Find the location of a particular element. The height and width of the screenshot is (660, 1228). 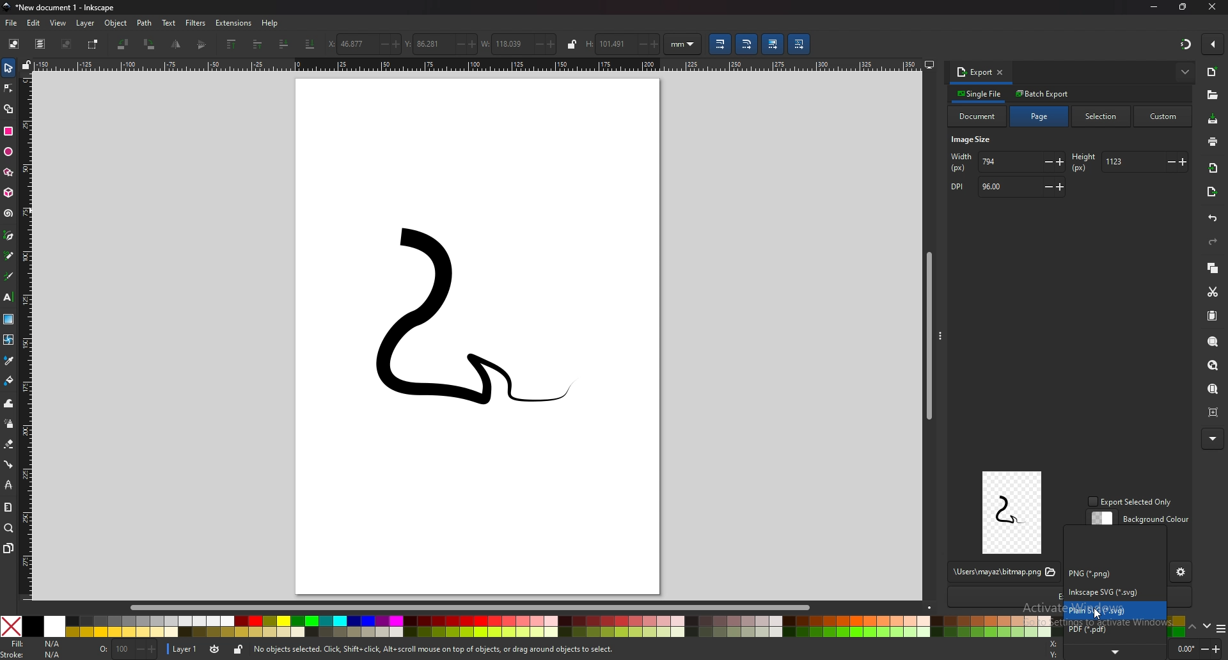

mesh is located at coordinates (9, 339).